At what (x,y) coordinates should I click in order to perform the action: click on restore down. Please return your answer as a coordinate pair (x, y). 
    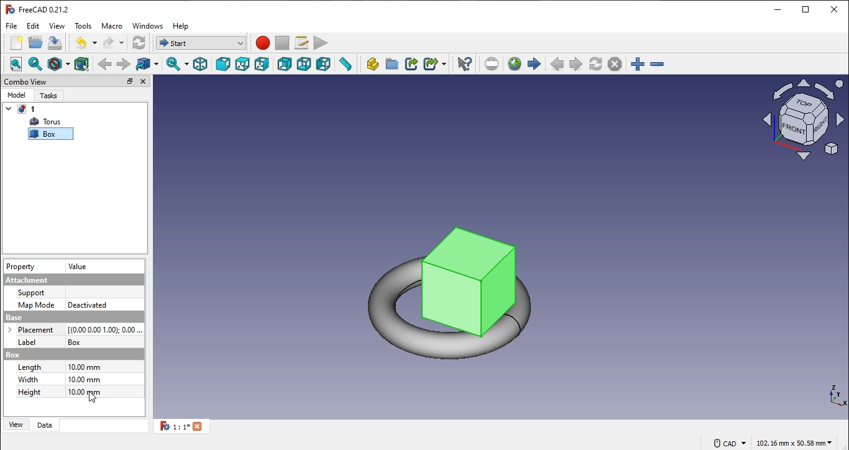
    Looking at the image, I should click on (807, 9).